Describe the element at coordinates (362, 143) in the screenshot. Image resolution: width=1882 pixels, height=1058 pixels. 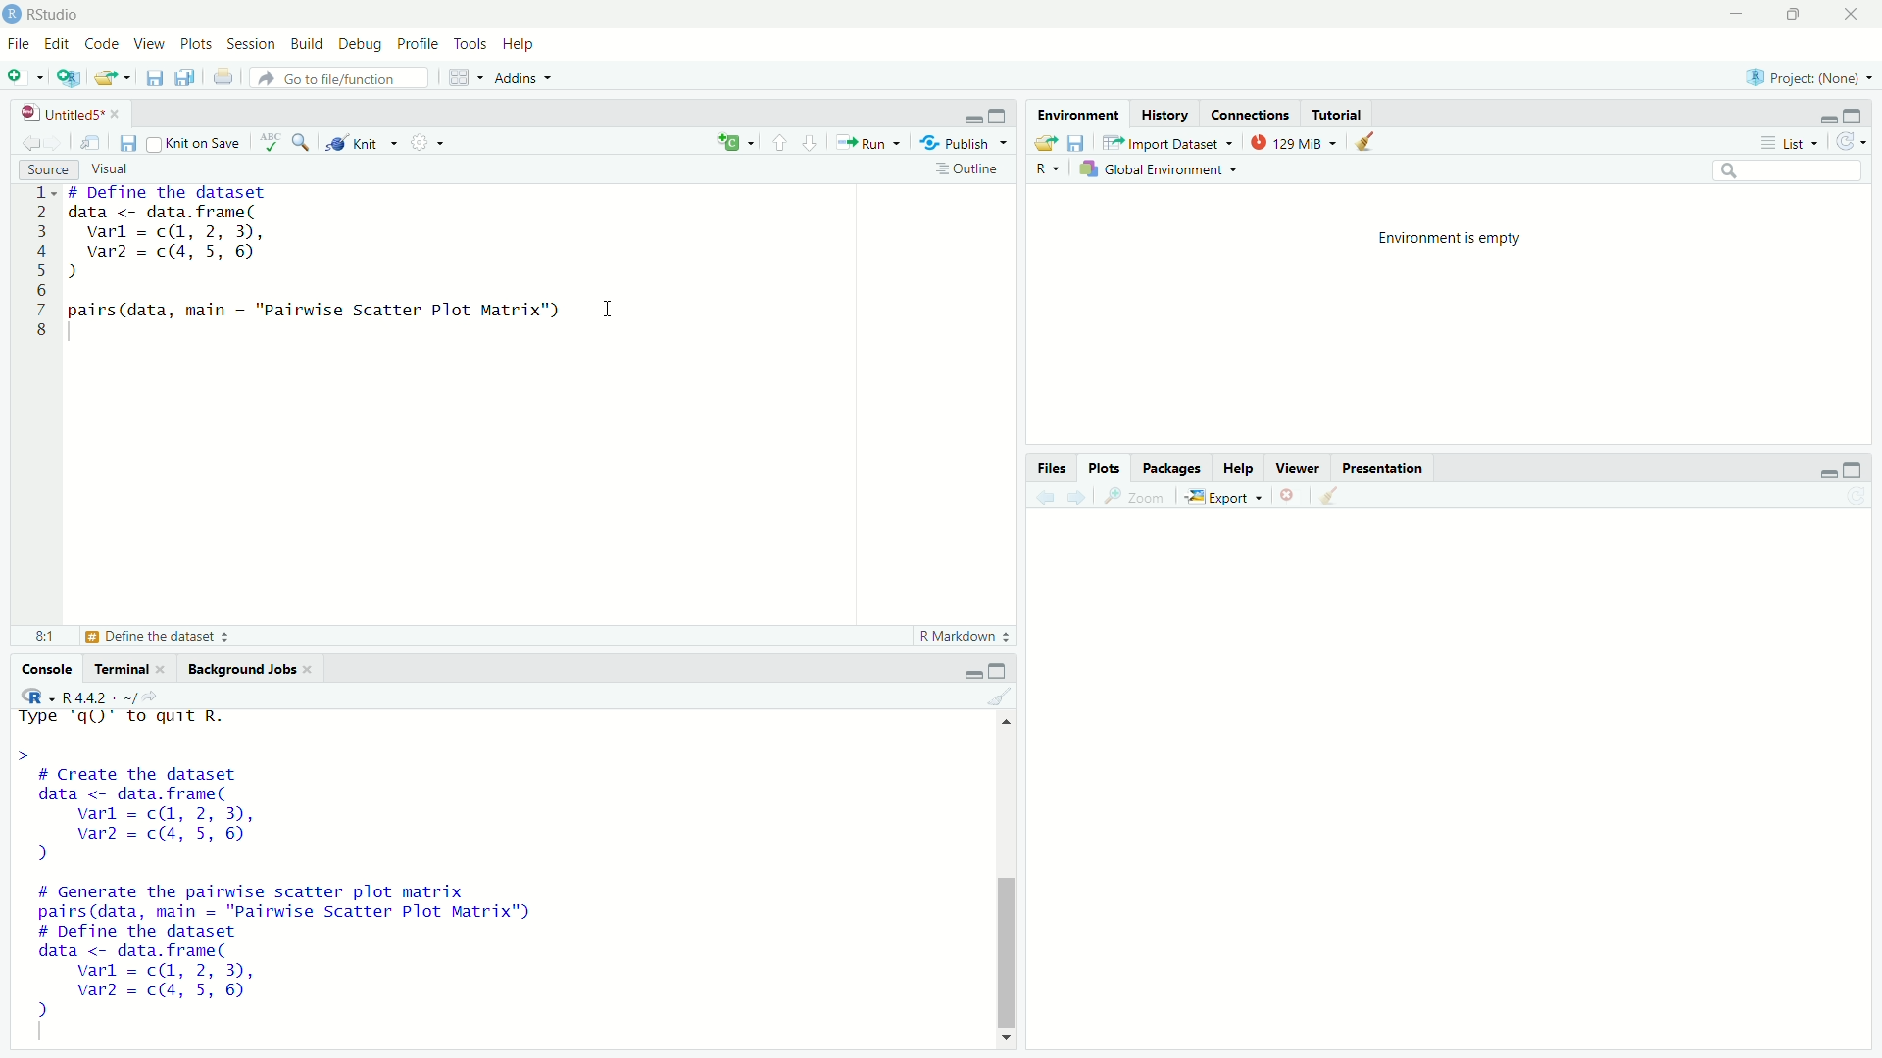
I see `Knit` at that location.